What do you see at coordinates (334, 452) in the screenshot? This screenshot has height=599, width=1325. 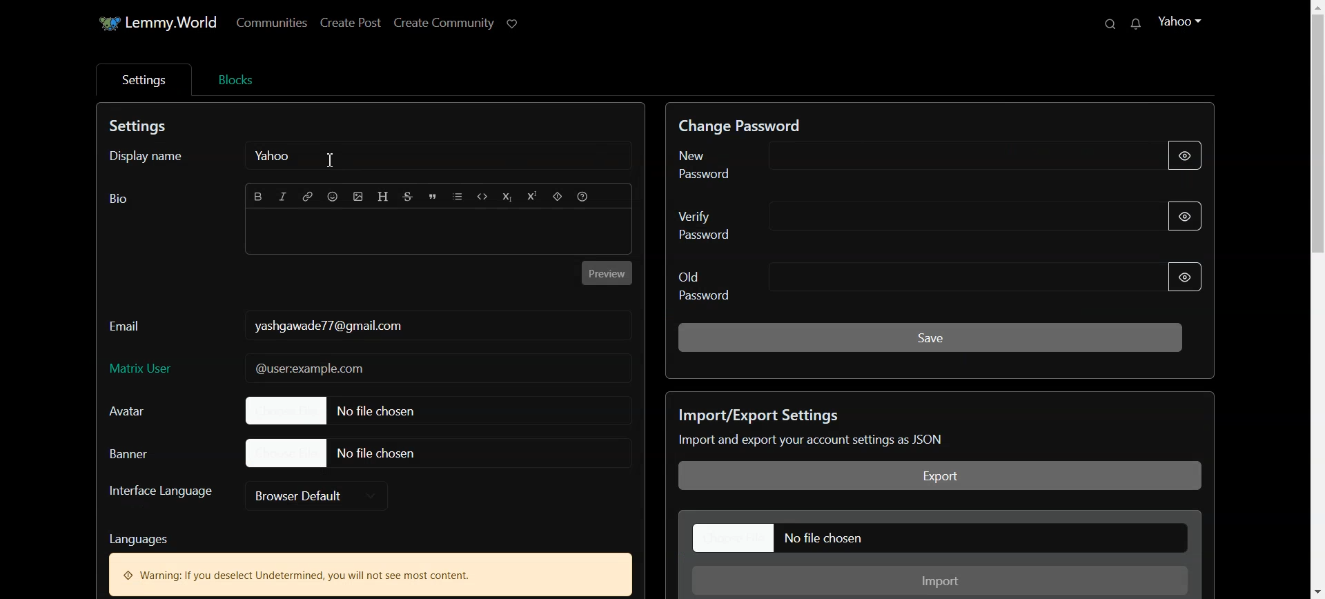 I see `File Chosen` at bounding box center [334, 452].